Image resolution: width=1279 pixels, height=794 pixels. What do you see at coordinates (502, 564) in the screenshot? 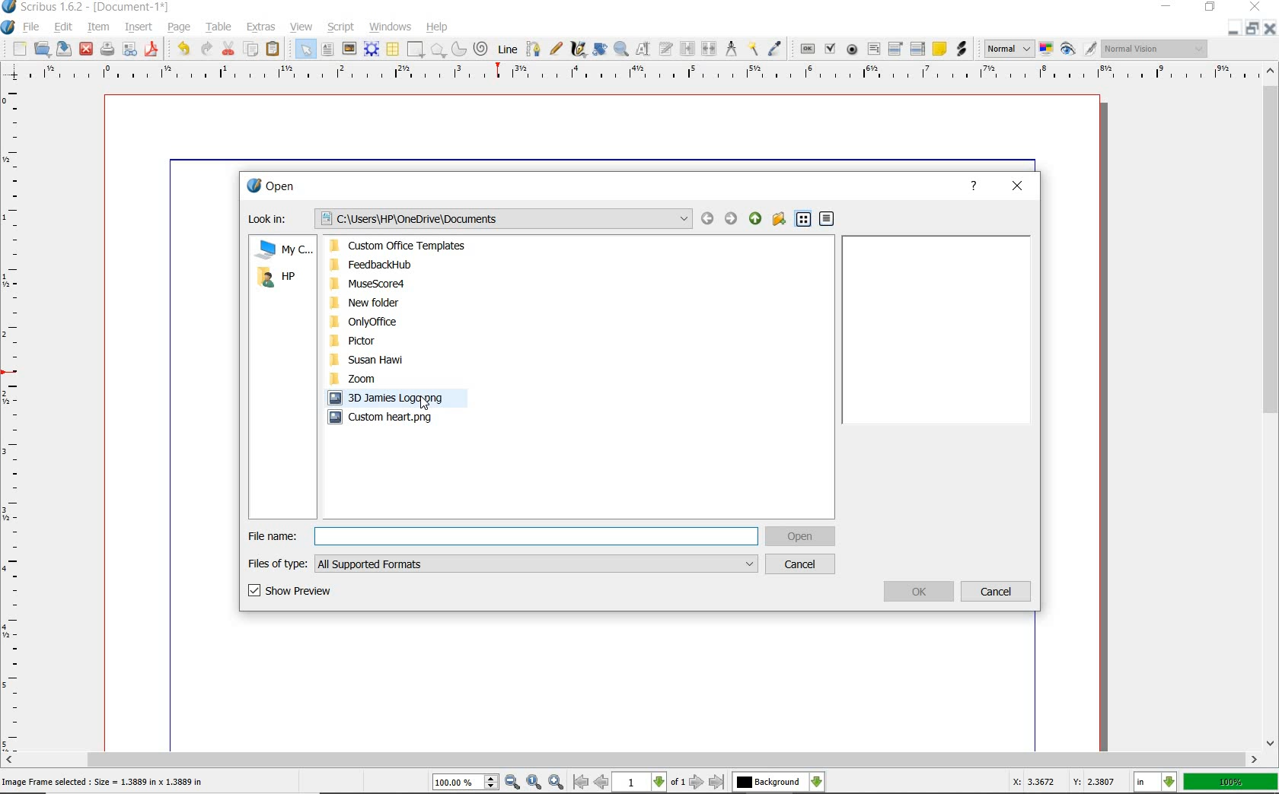
I see `FILES OF TYPE` at bounding box center [502, 564].